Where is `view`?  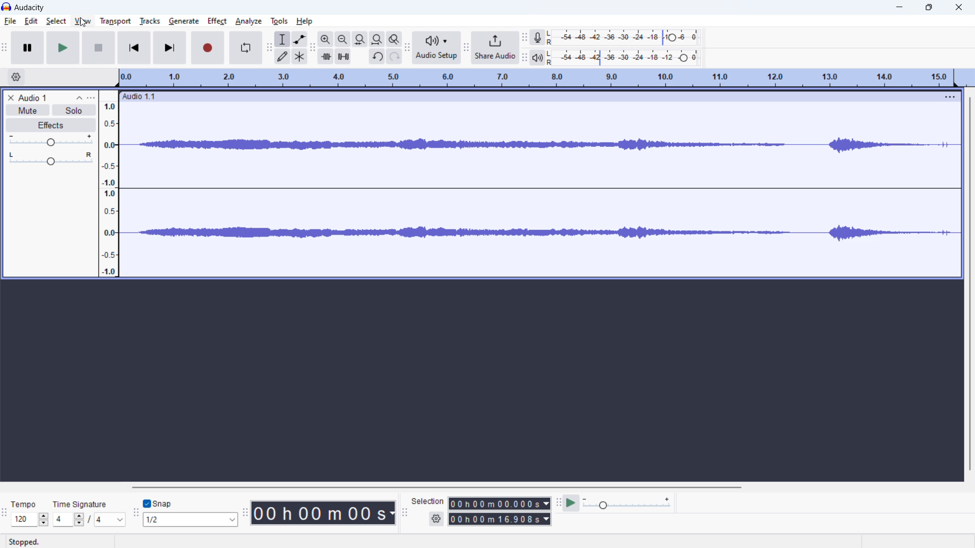 view is located at coordinates (83, 21).